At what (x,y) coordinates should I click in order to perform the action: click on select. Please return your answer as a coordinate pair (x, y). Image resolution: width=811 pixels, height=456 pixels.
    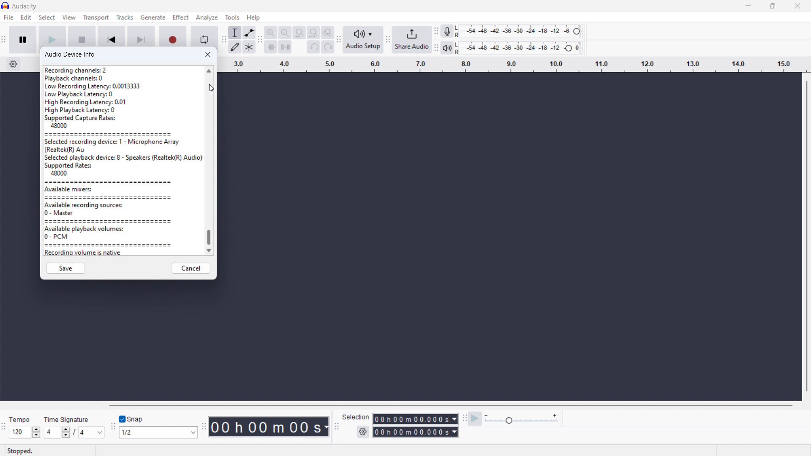
    Looking at the image, I should click on (46, 17).